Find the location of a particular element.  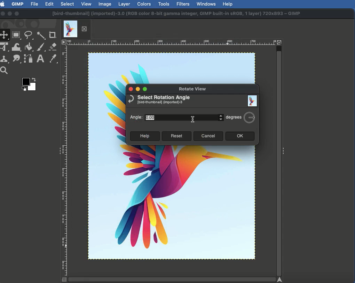

Degrees is located at coordinates (240, 117).